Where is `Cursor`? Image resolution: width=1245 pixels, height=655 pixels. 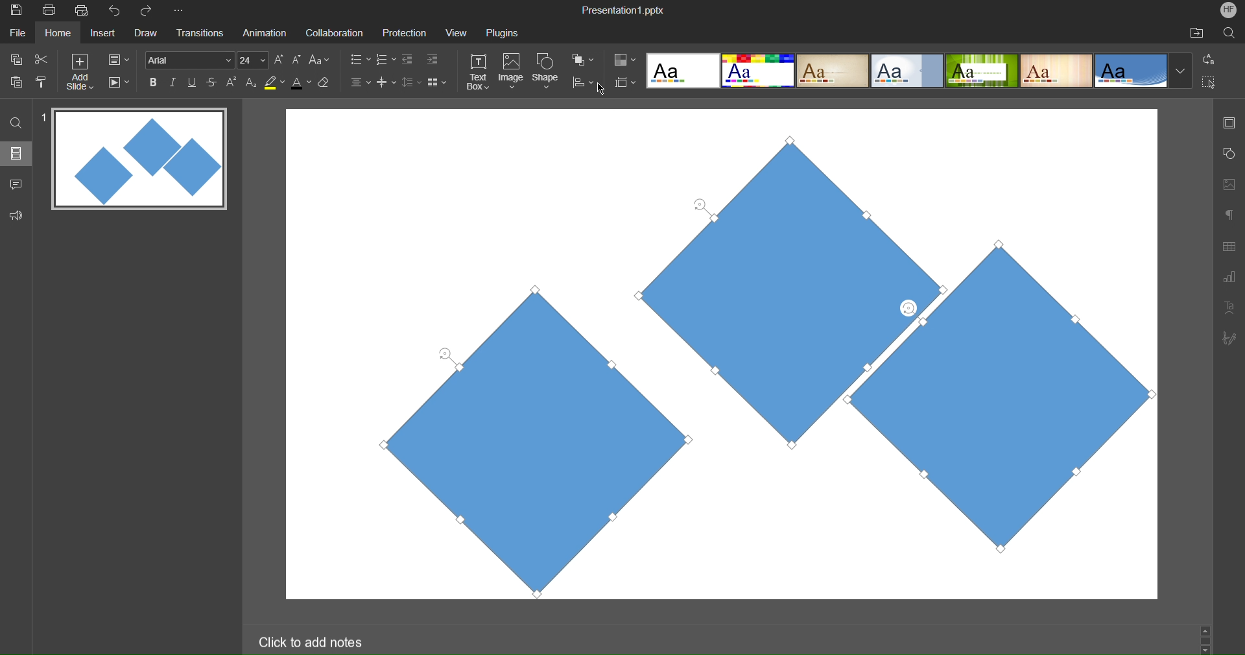
Cursor is located at coordinates (604, 89).